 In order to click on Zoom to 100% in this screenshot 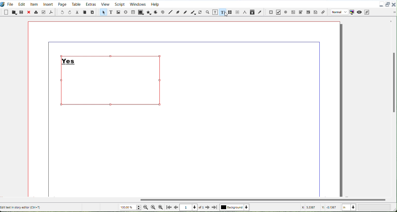, I will do `click(153, 207)`.